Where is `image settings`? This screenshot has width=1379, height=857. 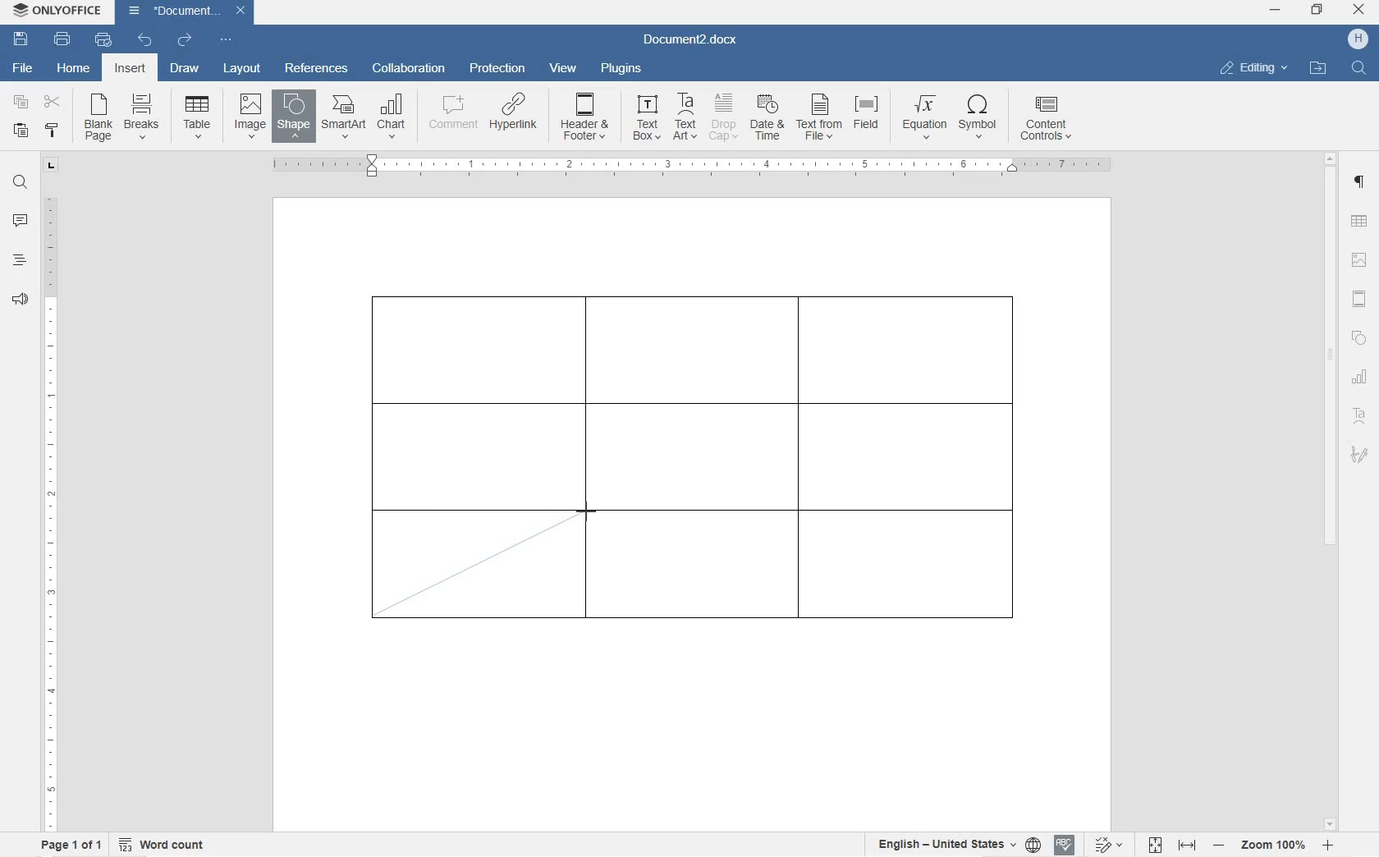
image settings is located at coordinates (1358, 261).